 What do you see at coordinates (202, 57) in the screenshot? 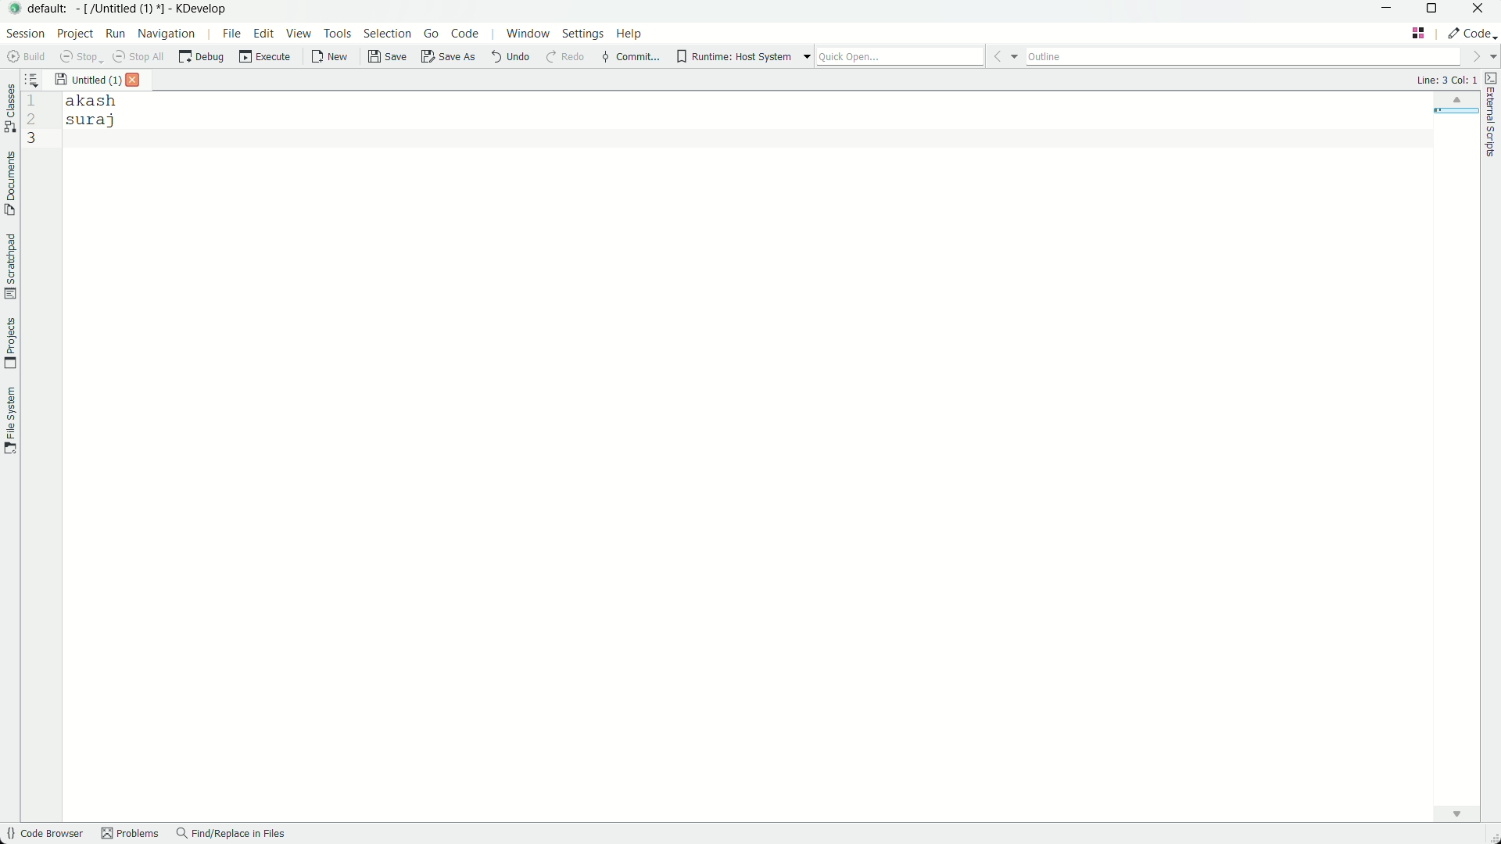
I see `debug` at bounding box center [202, 57].